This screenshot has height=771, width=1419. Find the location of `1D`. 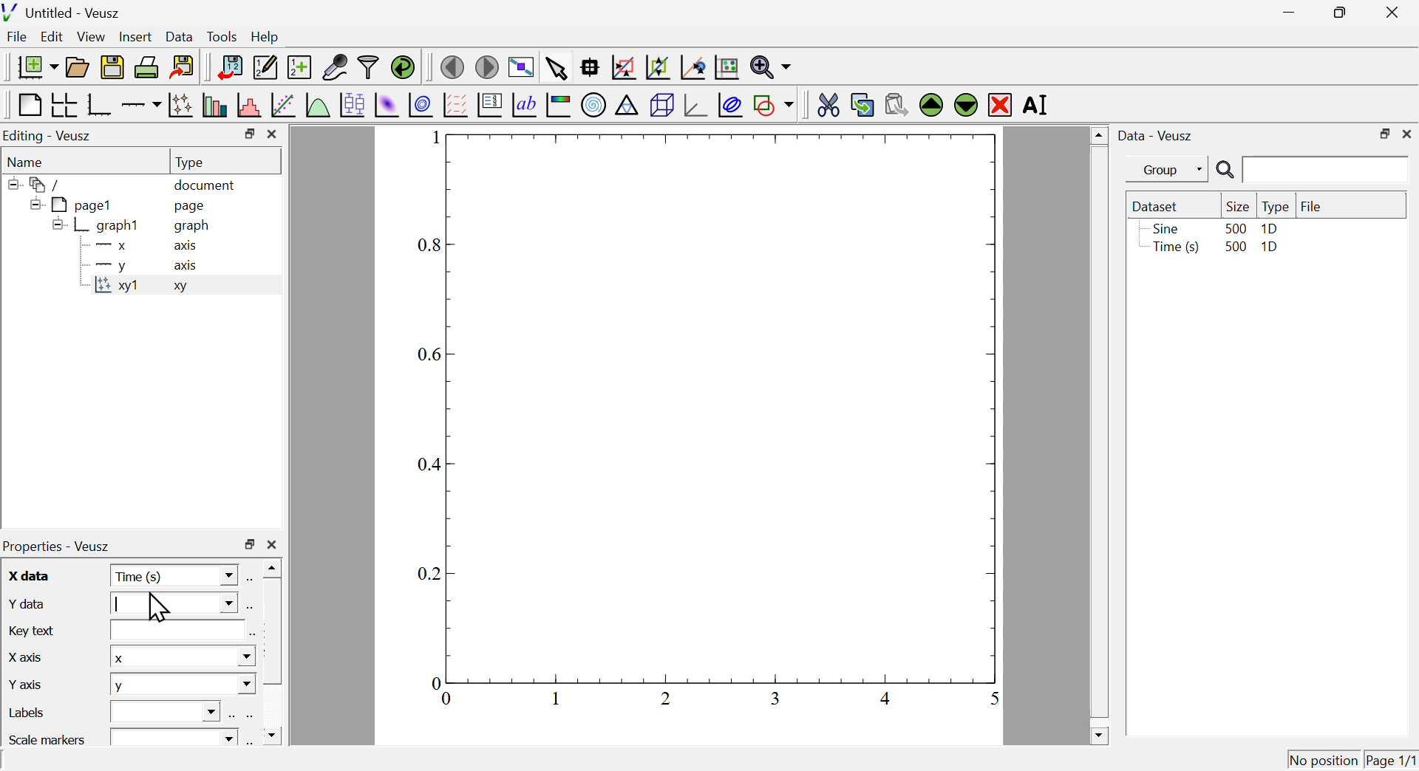

1D is located at coordinates (1270, 229).